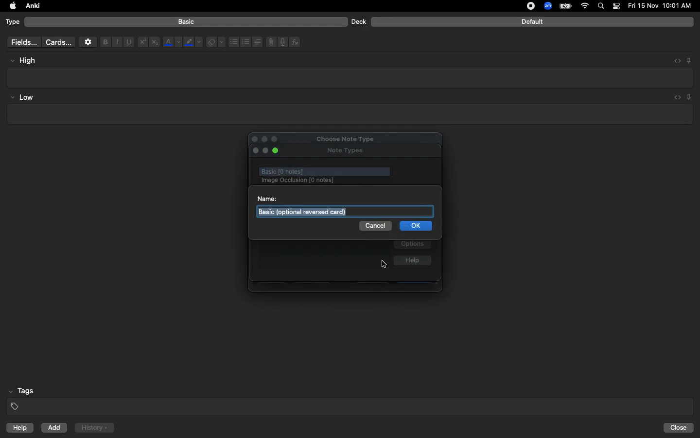 Image resolution: width=700 pixels, height=438 pixels. What do you see at coordinates (680, 428) in the screenshot?
I see `Close` at bounding box center [680, 428].